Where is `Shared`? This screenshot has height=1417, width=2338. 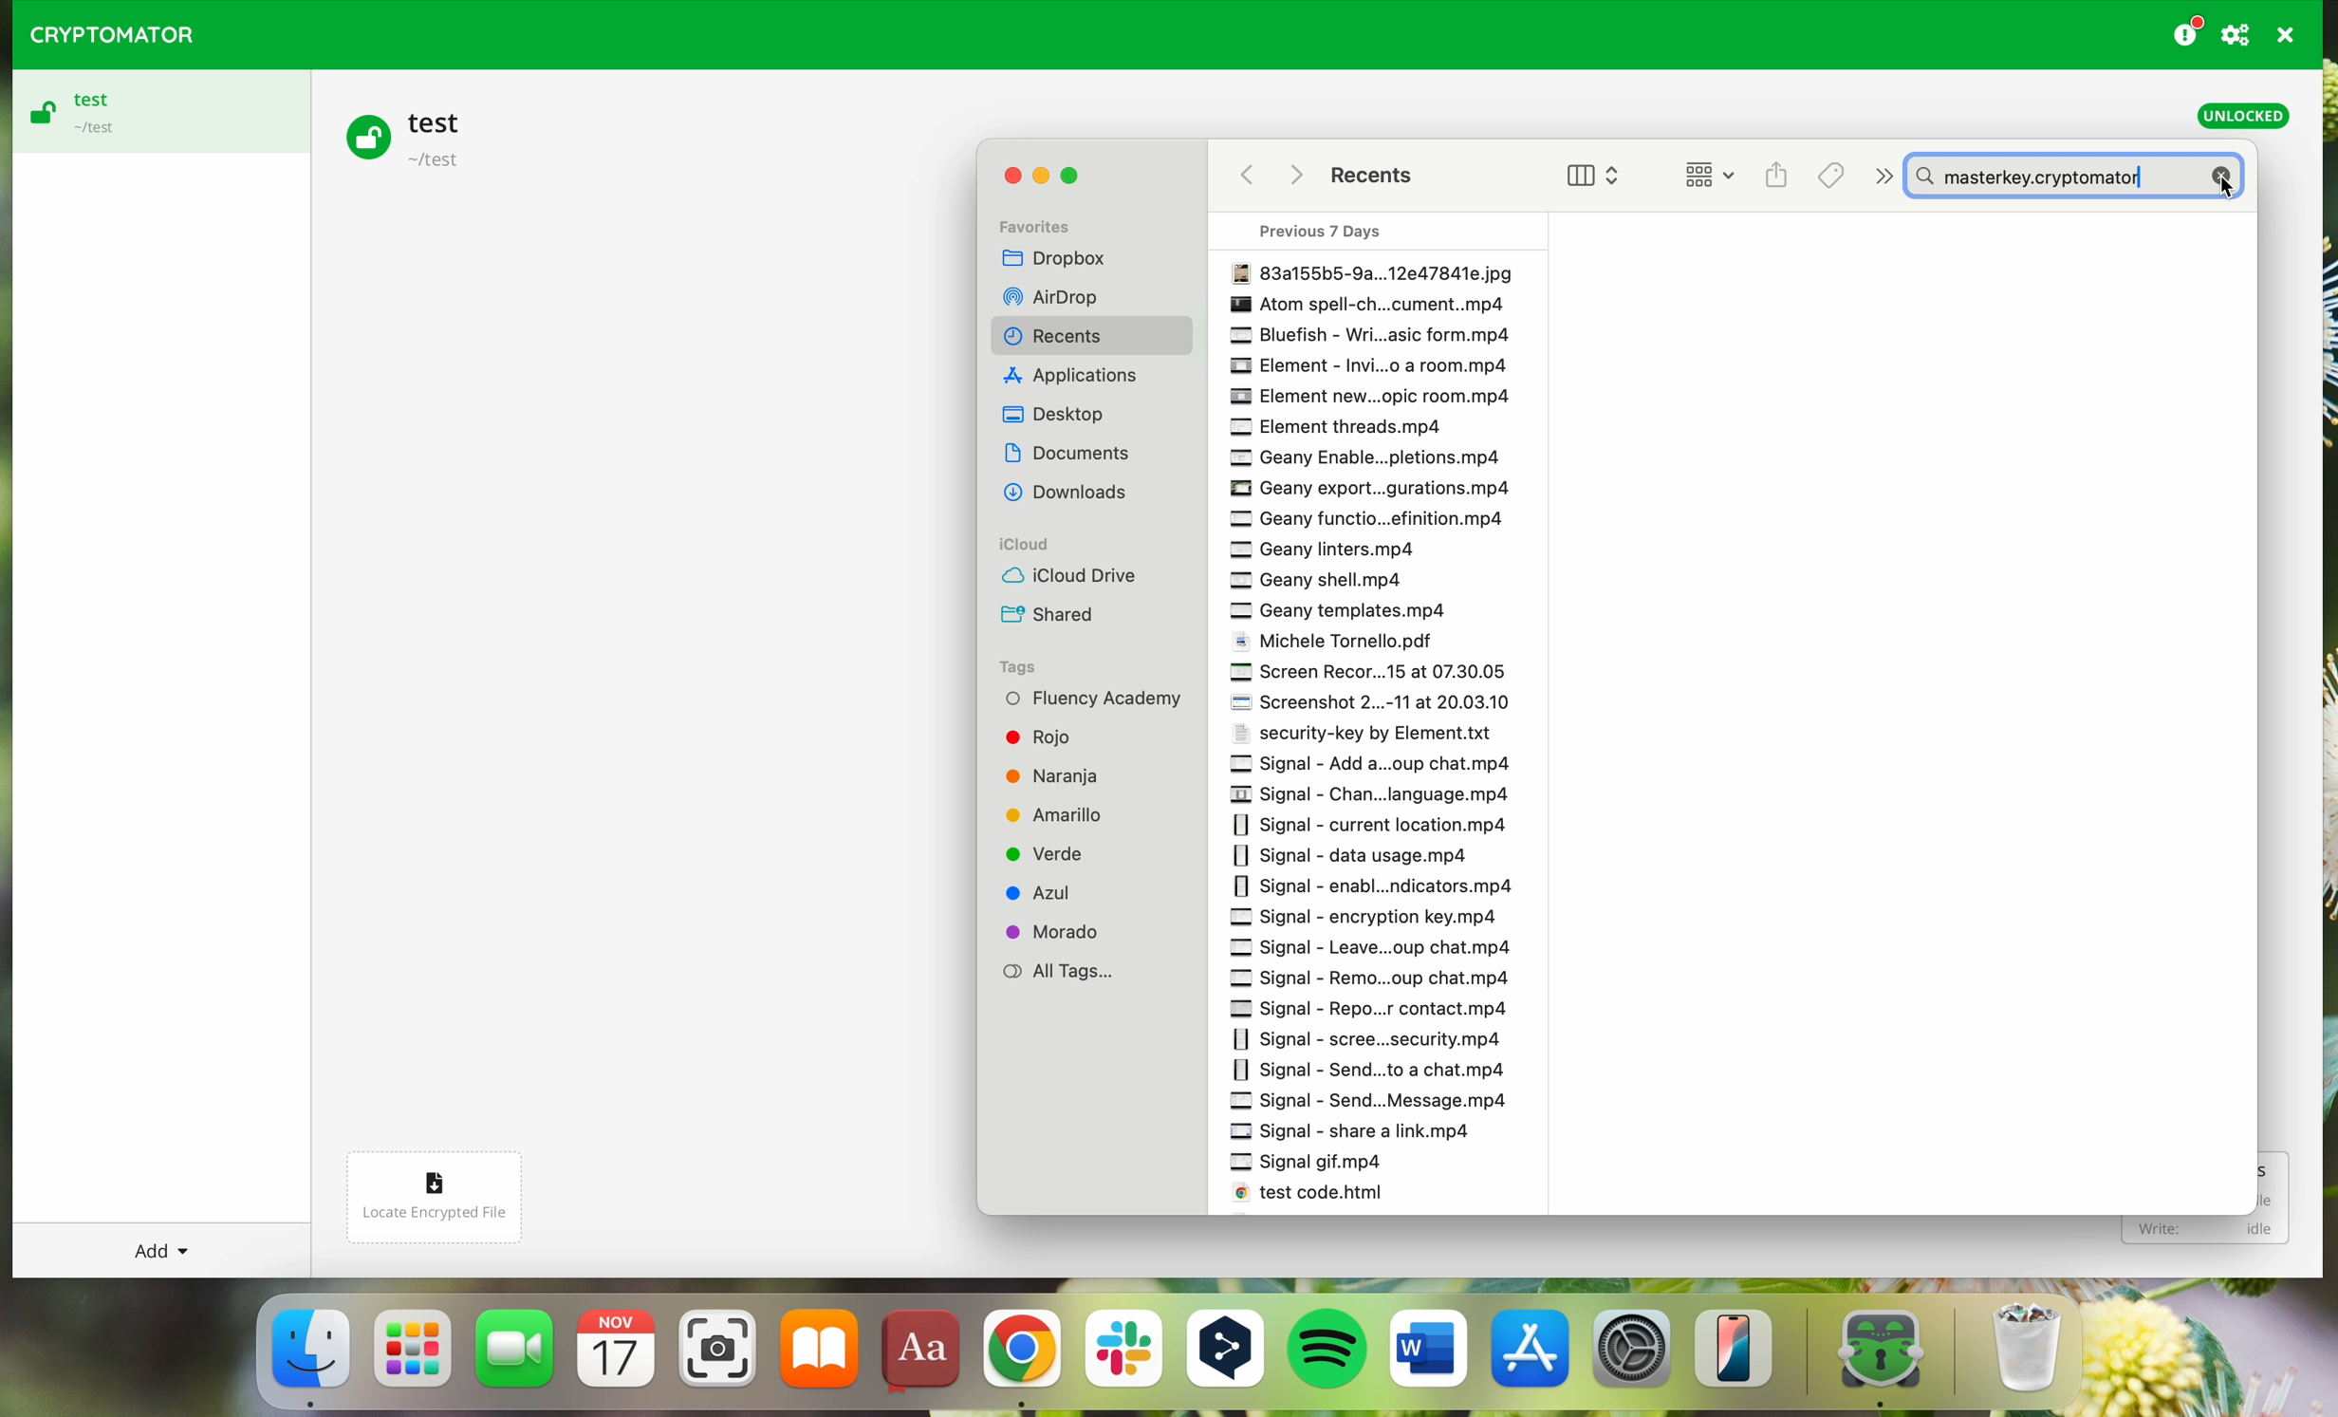
Shared is located at coordinates (1052, 616).